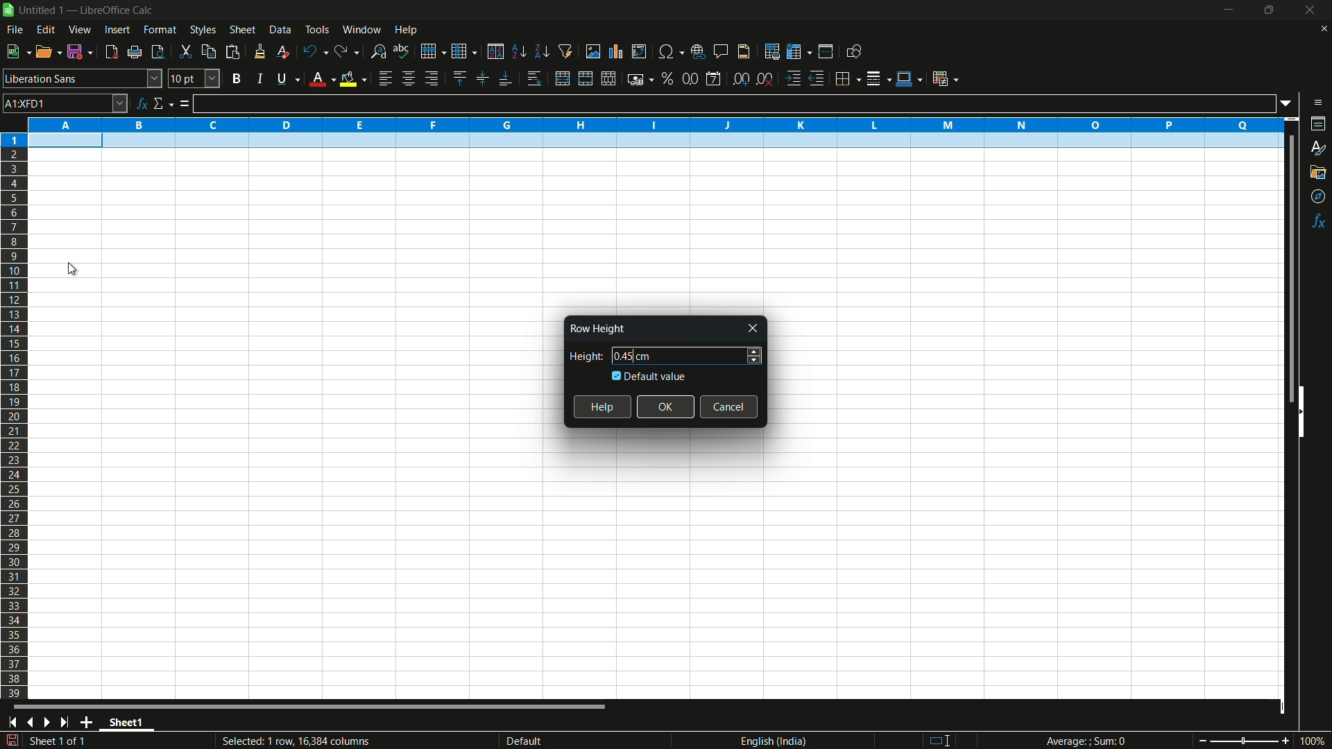 Image resolution: width=1332 pixels, height=749 pixels. Describe the element at coordinates (638, 51) in the screenshot. I see `insert or edit pivot table` at that location.